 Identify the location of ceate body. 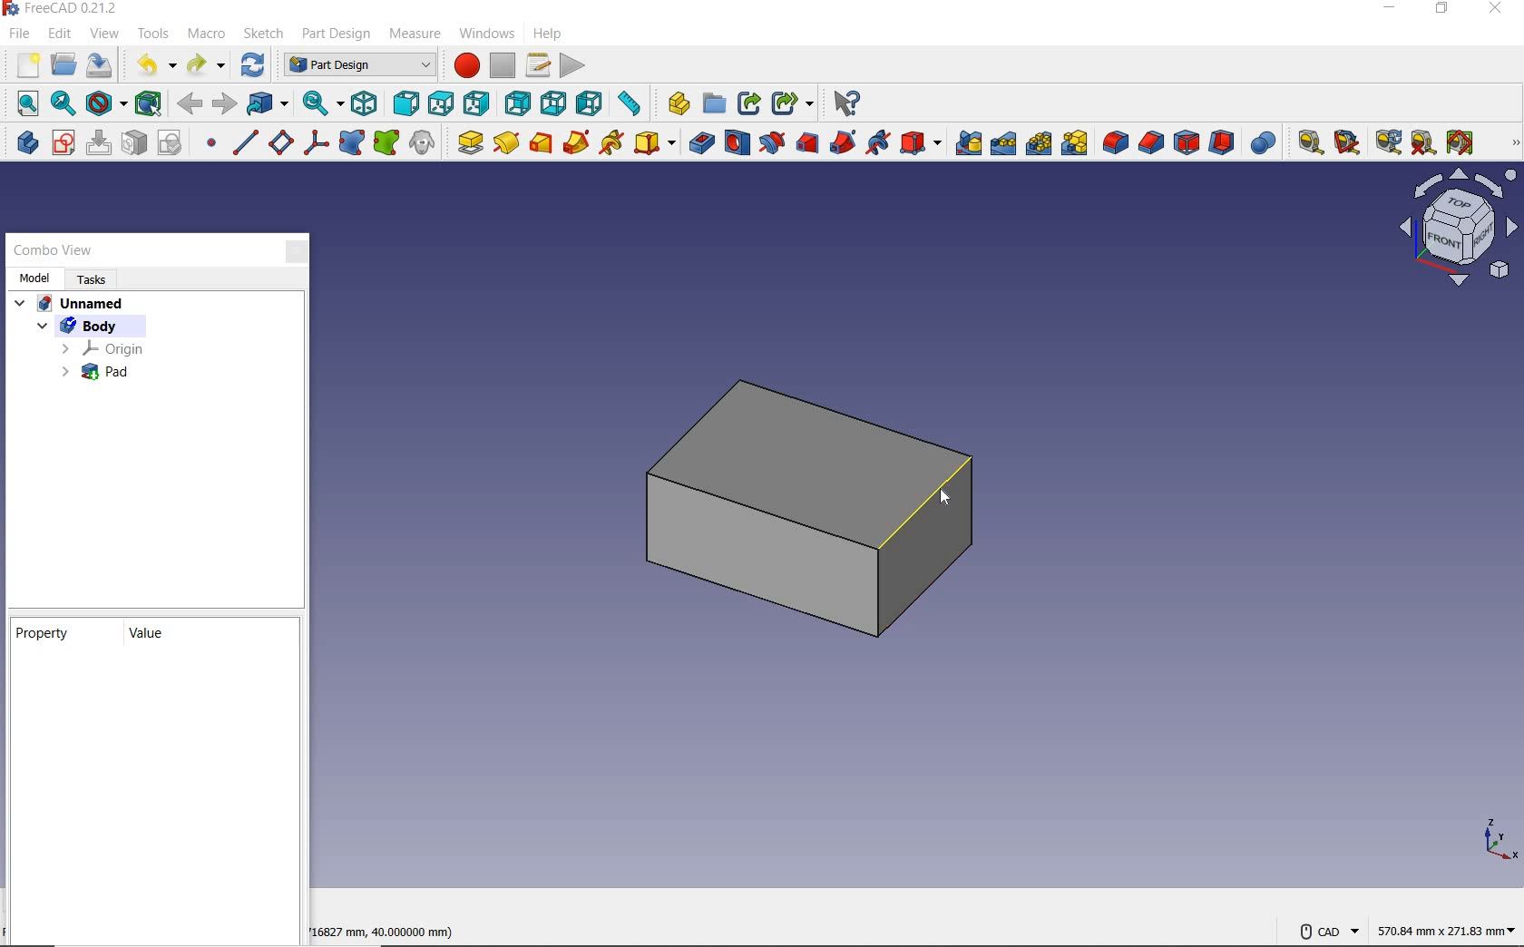
(24, 142).